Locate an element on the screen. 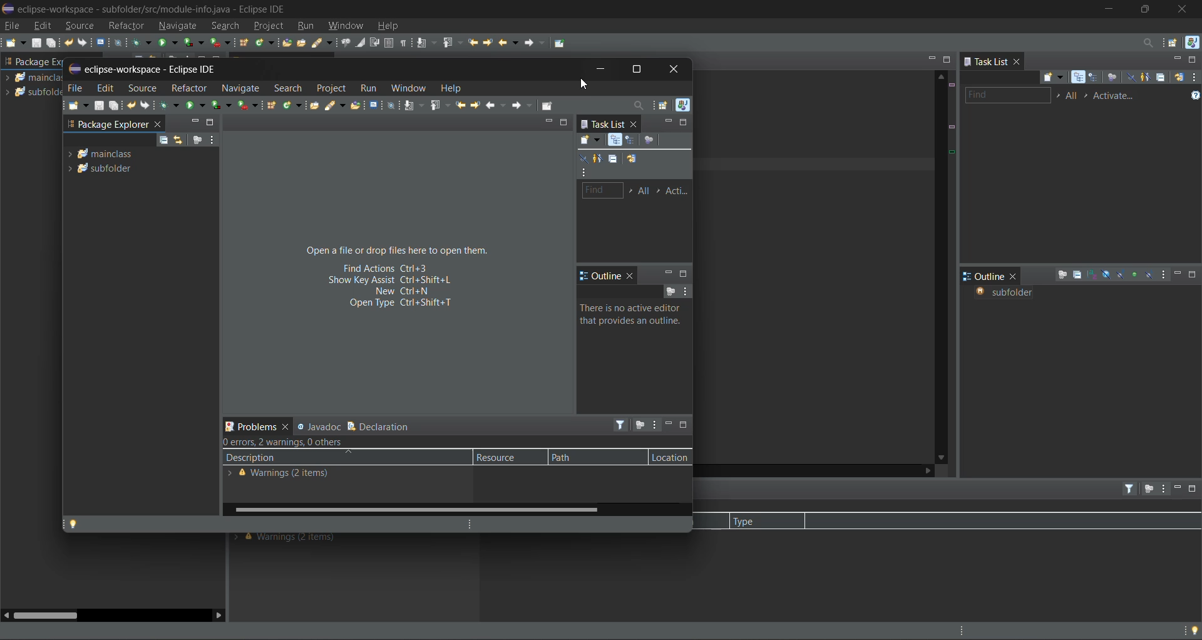 The width and height of the screenshot is (1202, 640). package explorer is located at coordinates (109, 124).